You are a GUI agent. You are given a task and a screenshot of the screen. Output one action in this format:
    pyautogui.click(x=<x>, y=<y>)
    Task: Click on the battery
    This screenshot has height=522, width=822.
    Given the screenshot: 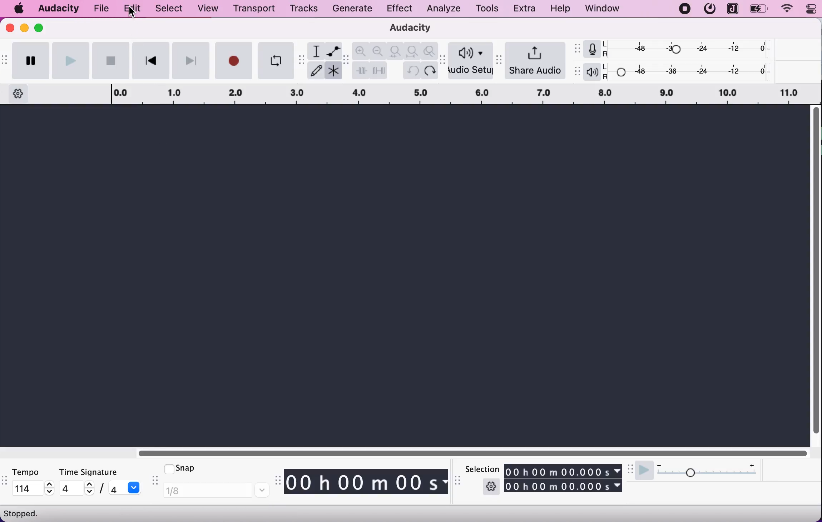 What is the action you would take?
    pyautogui.click(x=759, y=9)
    